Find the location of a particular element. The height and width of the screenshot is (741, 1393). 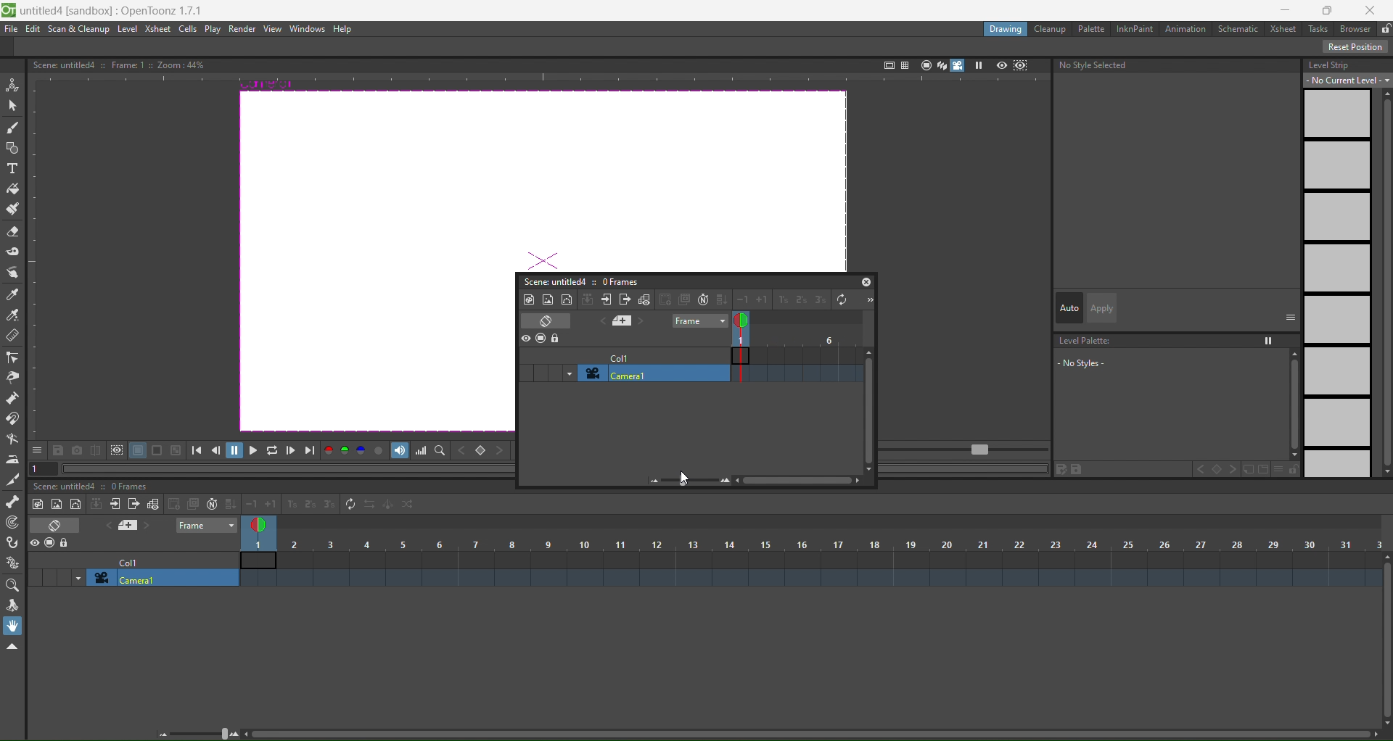

scan & cleanup is located at coordinates (79, 30).